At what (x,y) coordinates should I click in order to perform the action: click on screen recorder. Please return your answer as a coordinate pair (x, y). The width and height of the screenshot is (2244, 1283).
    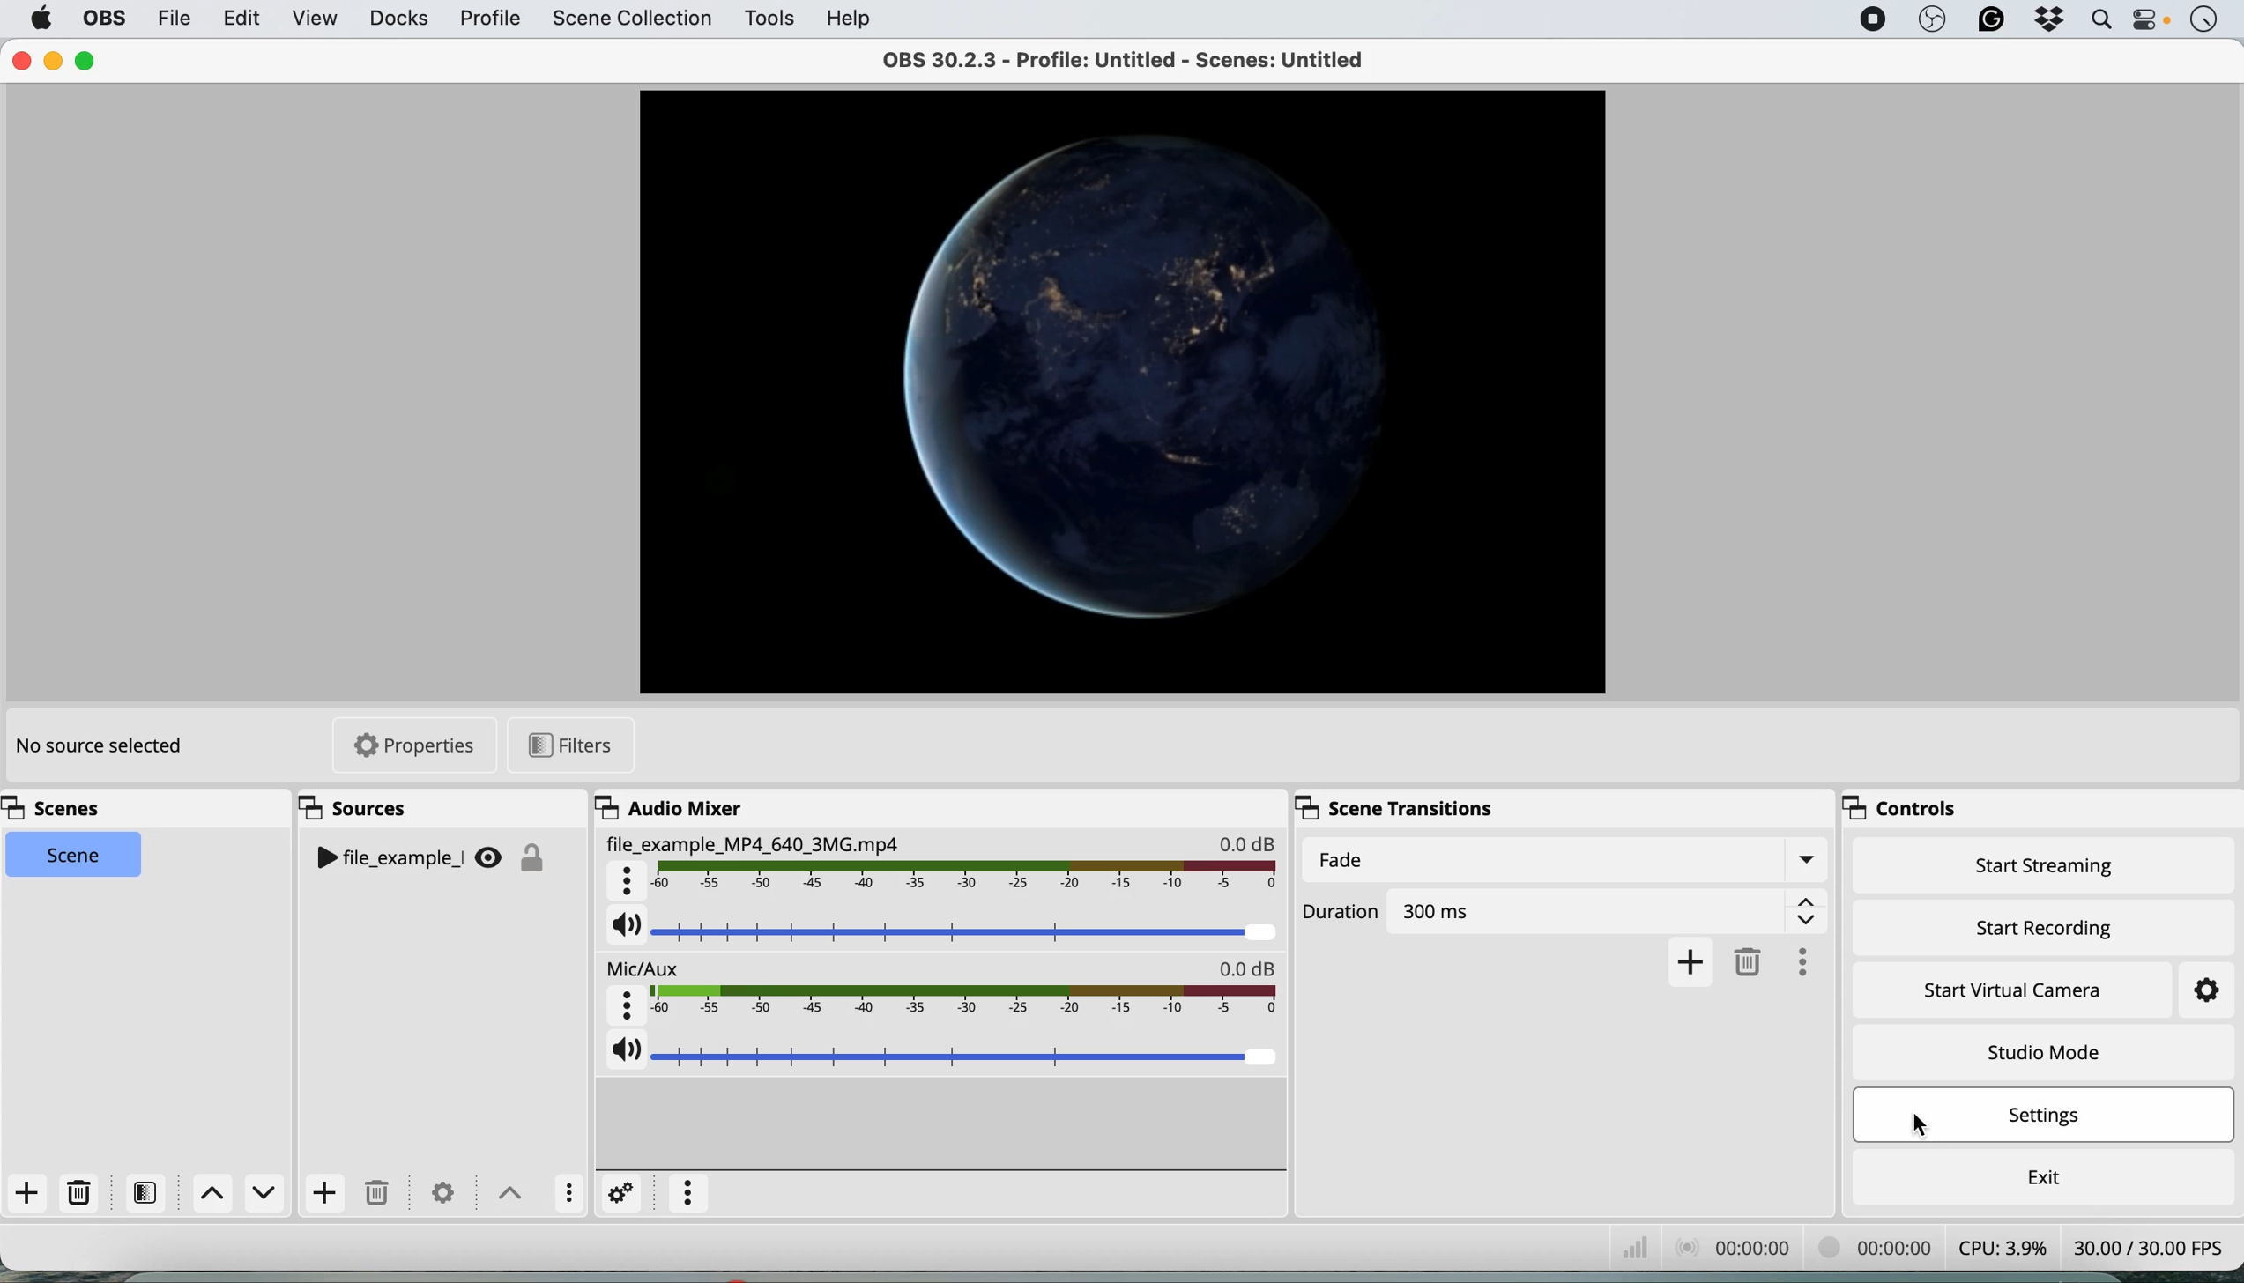
    Looking at the image, I should click on (1868, 19).